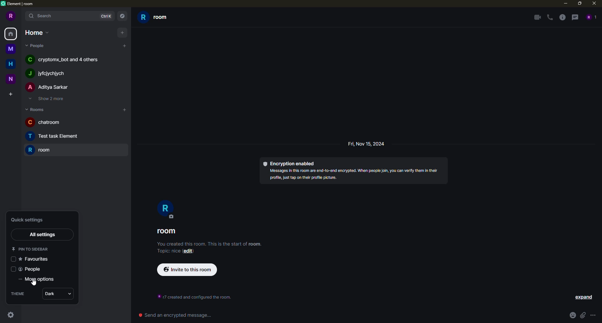 Image resolution: width=602 pixels, height=323 pixels. What do you see at coordinates (58, 138) in the screenshot?
I see `T Test task Element` at bounding box center [58, 138].